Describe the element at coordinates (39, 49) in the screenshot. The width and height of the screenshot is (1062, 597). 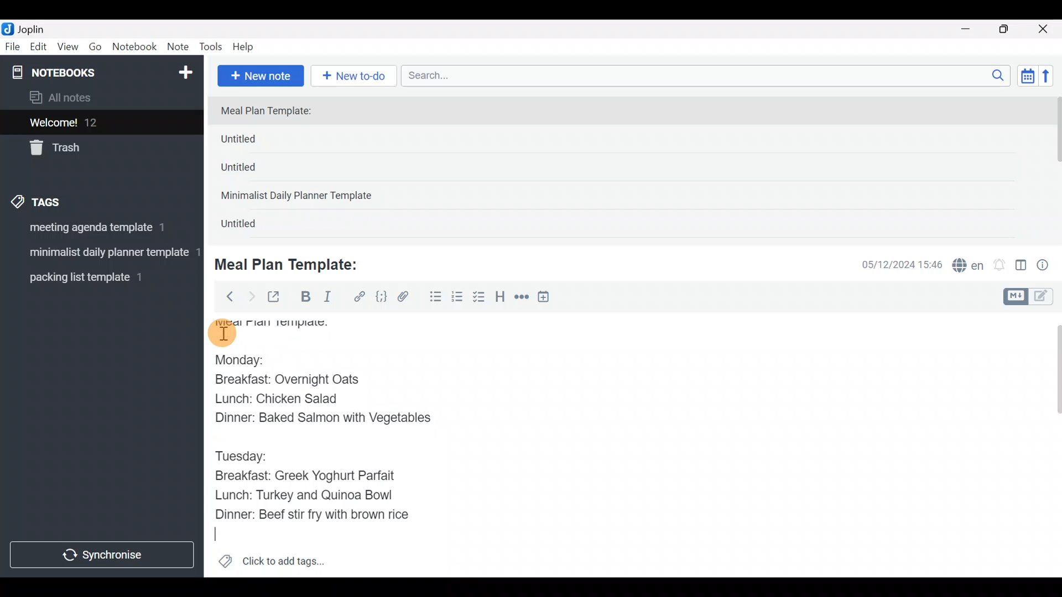
I see `Edit` at that location.